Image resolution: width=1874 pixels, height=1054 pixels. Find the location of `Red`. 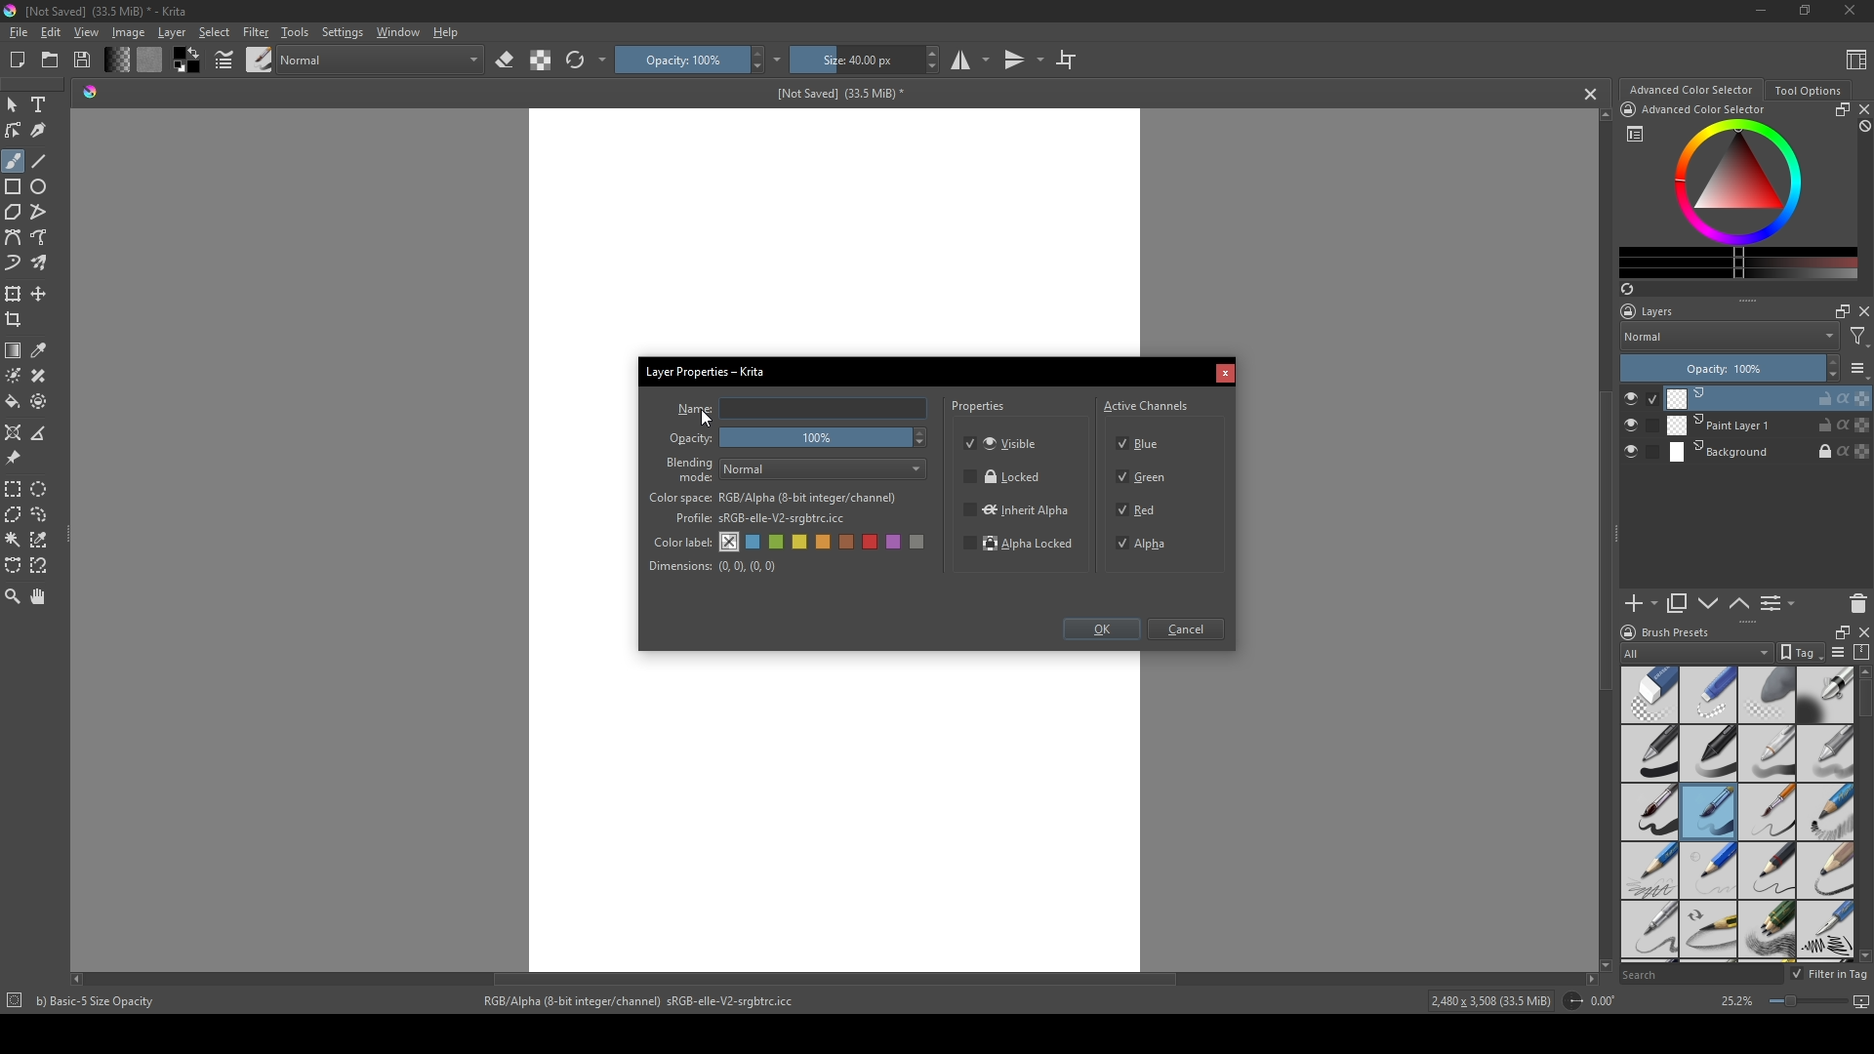

Red is located at coordinates (1139, 508).